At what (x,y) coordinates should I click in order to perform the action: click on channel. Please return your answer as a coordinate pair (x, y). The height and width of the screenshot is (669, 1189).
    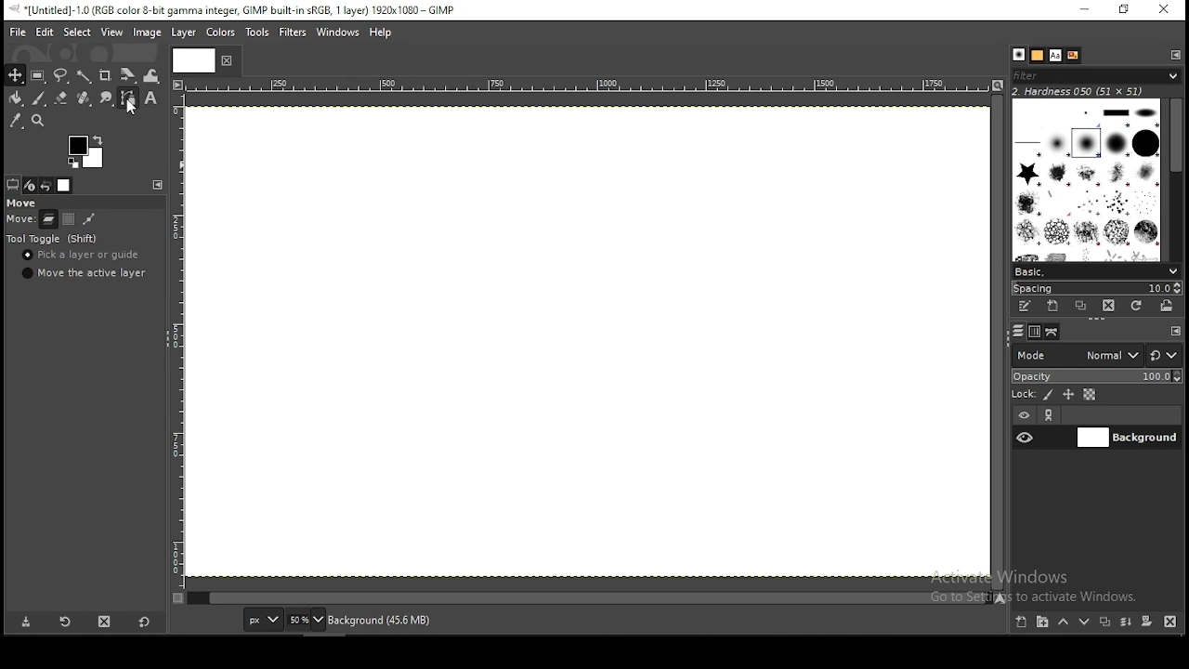
    Looking at the image, I should click on (1034, 331).